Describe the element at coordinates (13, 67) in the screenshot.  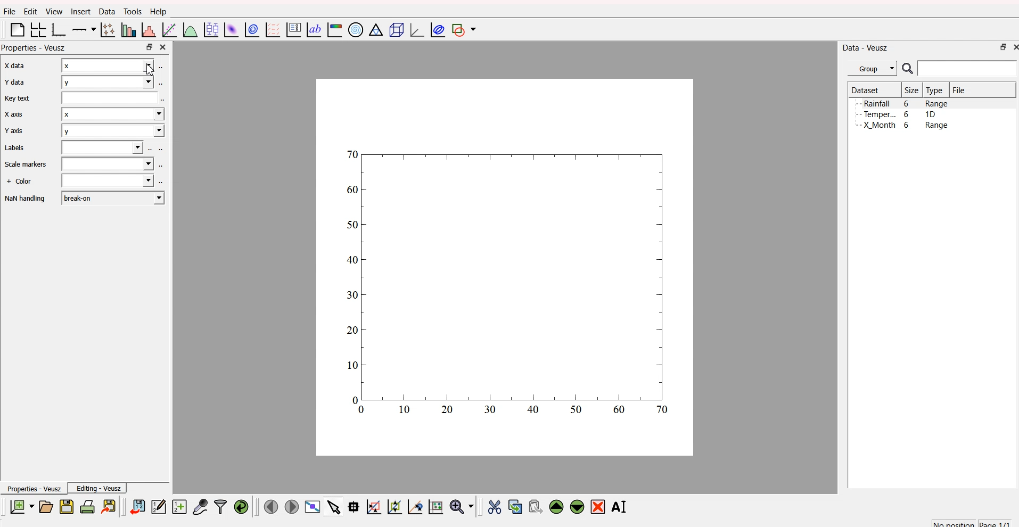
I see `x axis` at that location.